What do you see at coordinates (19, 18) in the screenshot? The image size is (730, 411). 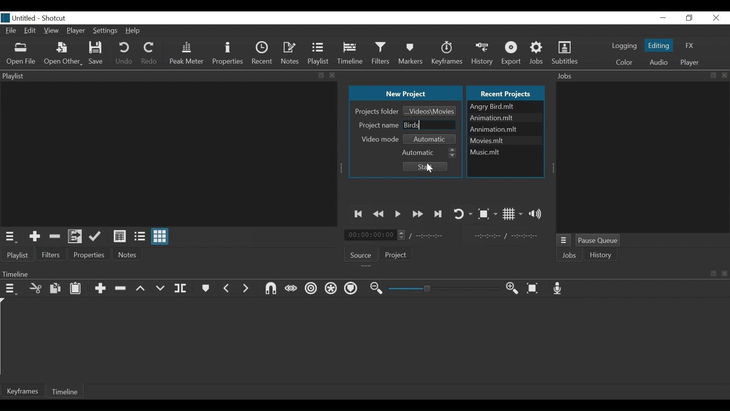 I see `File name` at bounding box center [19, 18].